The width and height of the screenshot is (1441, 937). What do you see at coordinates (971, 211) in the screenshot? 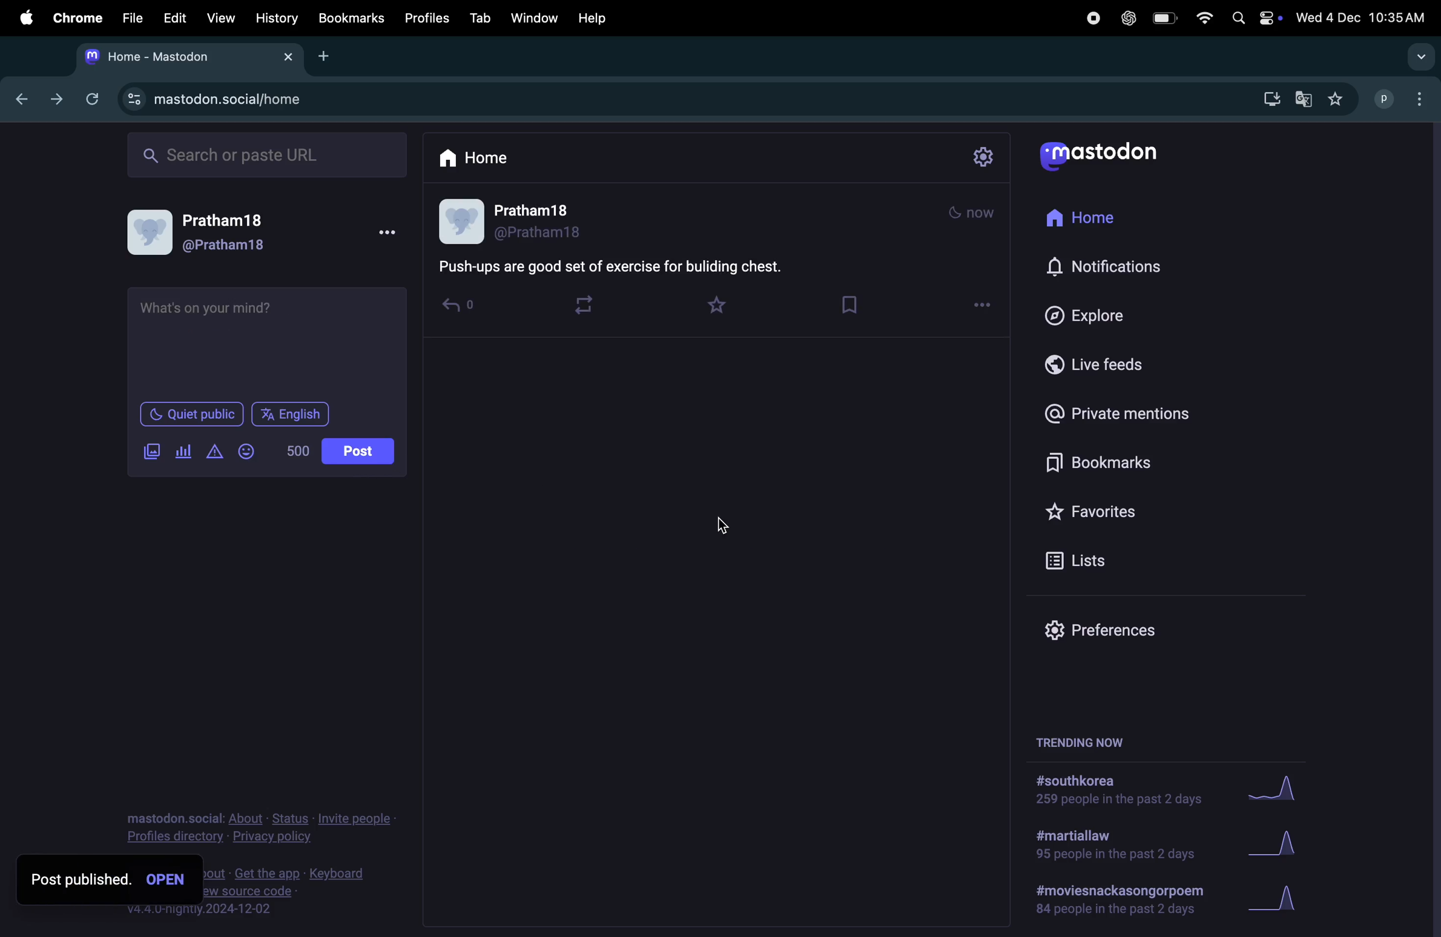
I see `dark mode` at bounding box center [971, 211].